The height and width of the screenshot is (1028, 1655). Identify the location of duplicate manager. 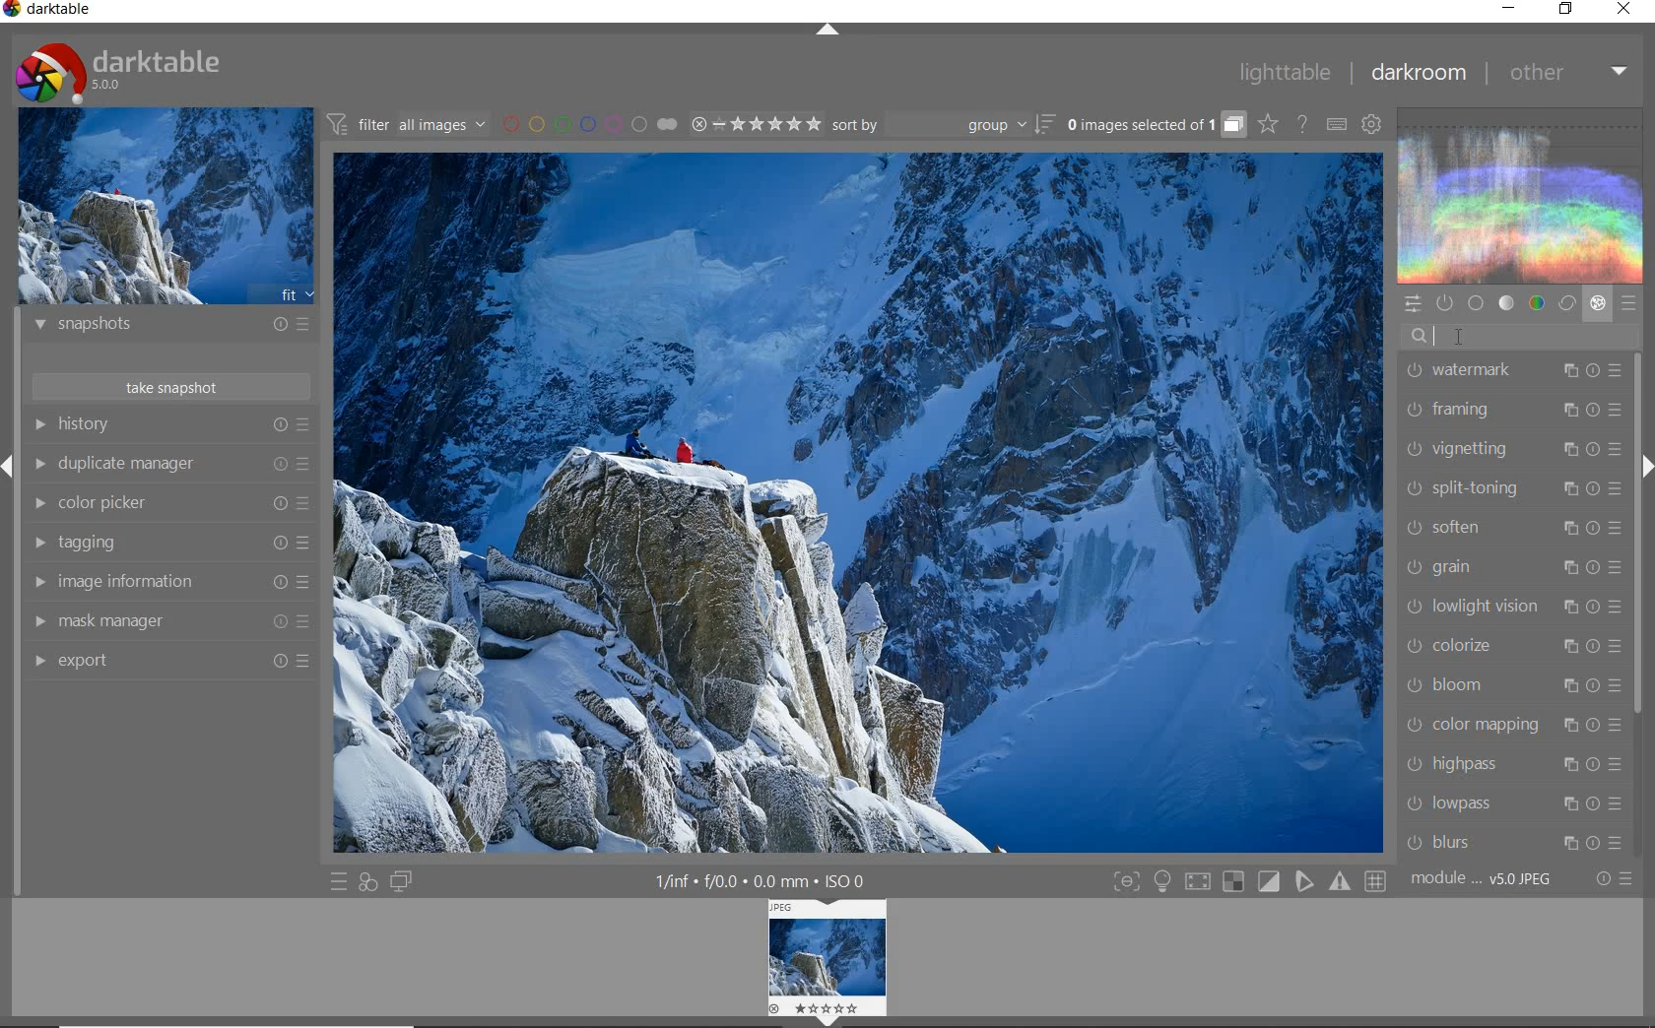
(169, 464).